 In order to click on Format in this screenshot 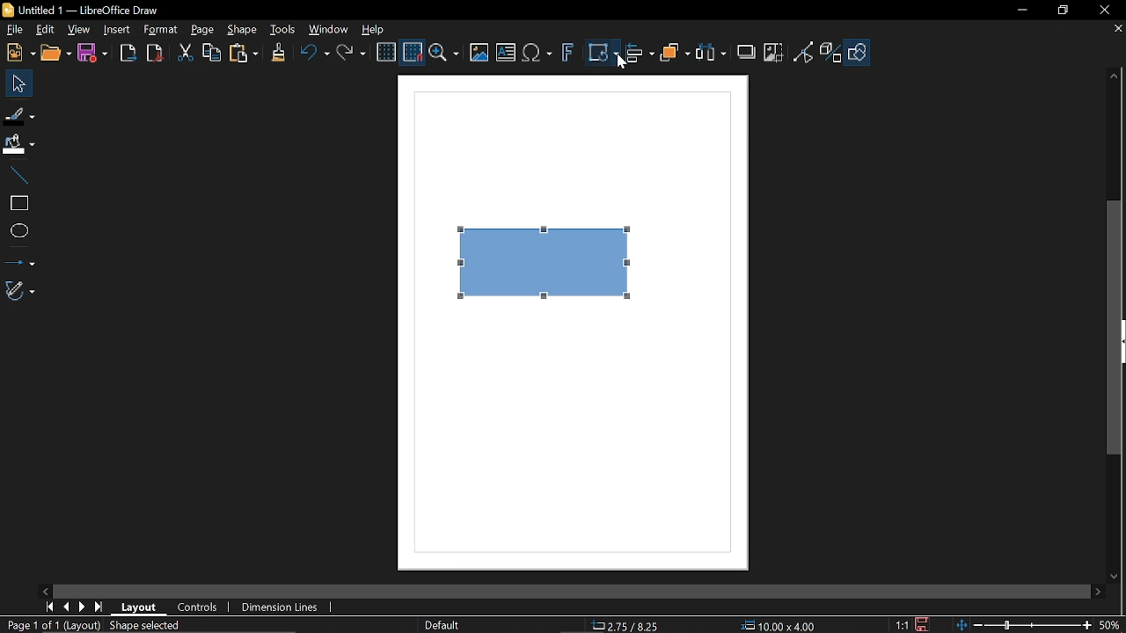, I will do `click(159, 30)`.